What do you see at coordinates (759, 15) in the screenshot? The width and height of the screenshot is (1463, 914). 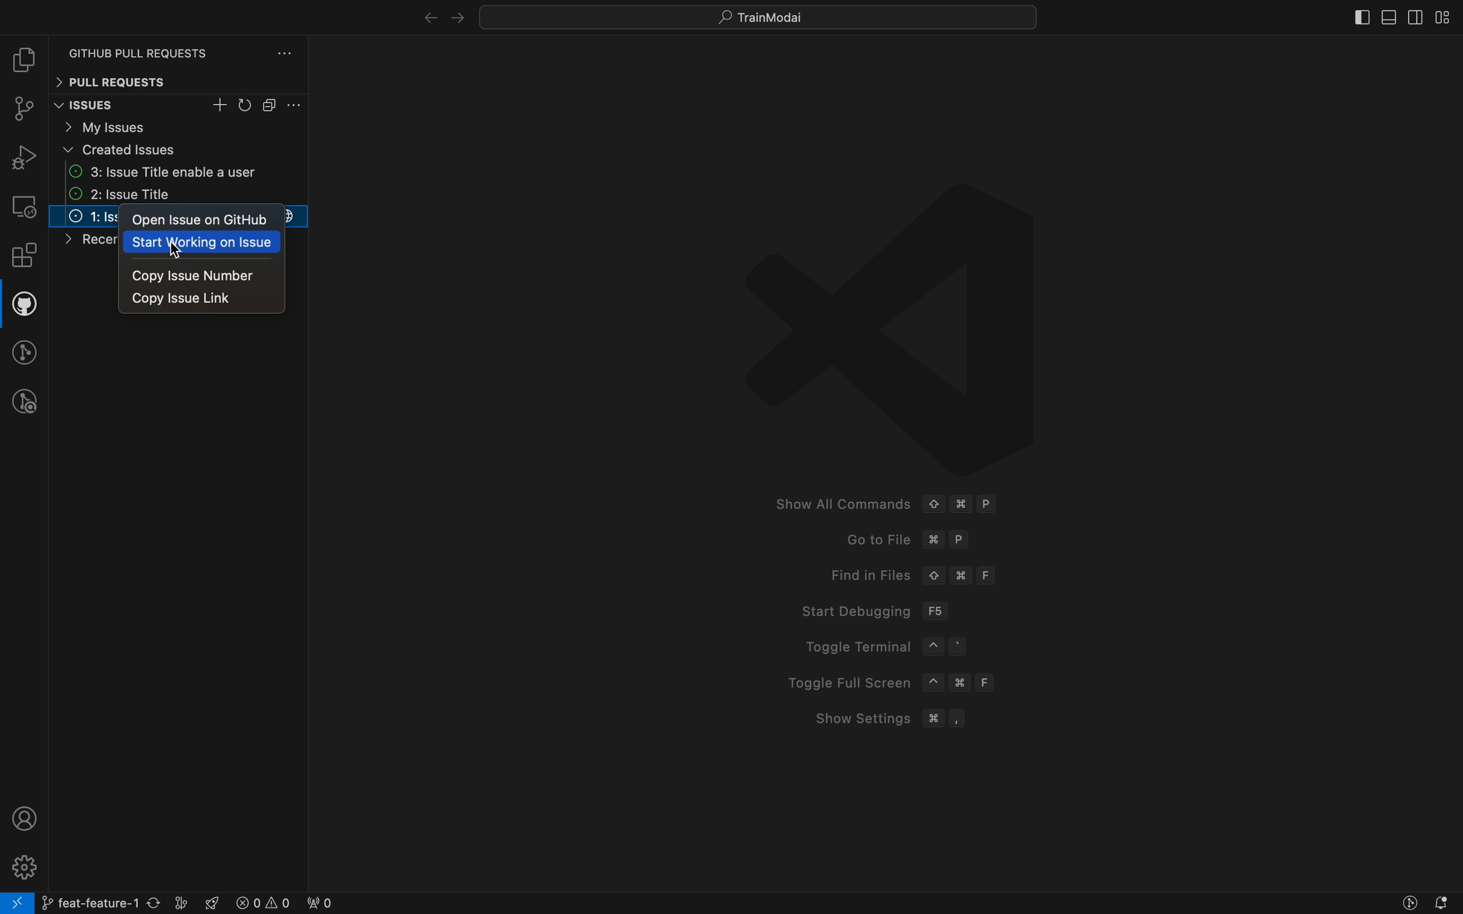 I see `quick menu` at bounding box center [759, 15].